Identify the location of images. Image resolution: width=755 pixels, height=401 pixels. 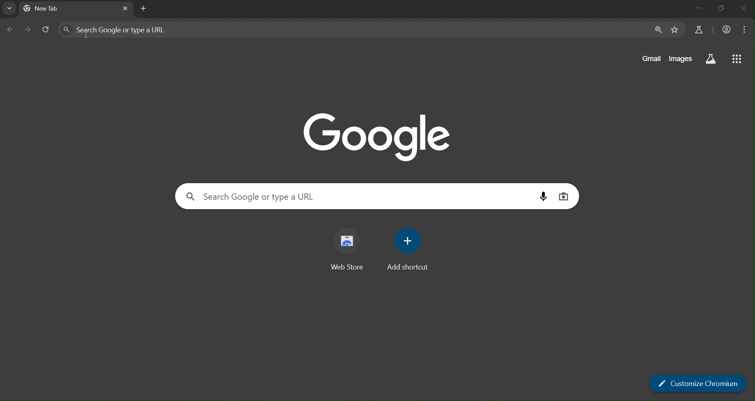
(682, 59).